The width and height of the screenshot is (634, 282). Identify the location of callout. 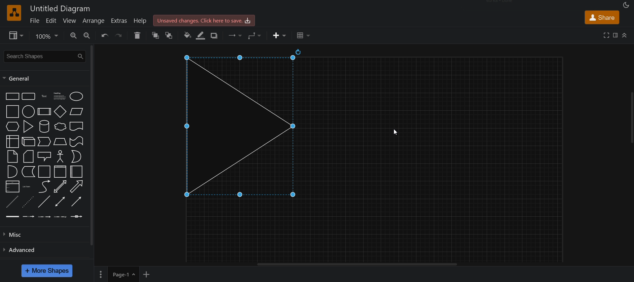
(46, 156).